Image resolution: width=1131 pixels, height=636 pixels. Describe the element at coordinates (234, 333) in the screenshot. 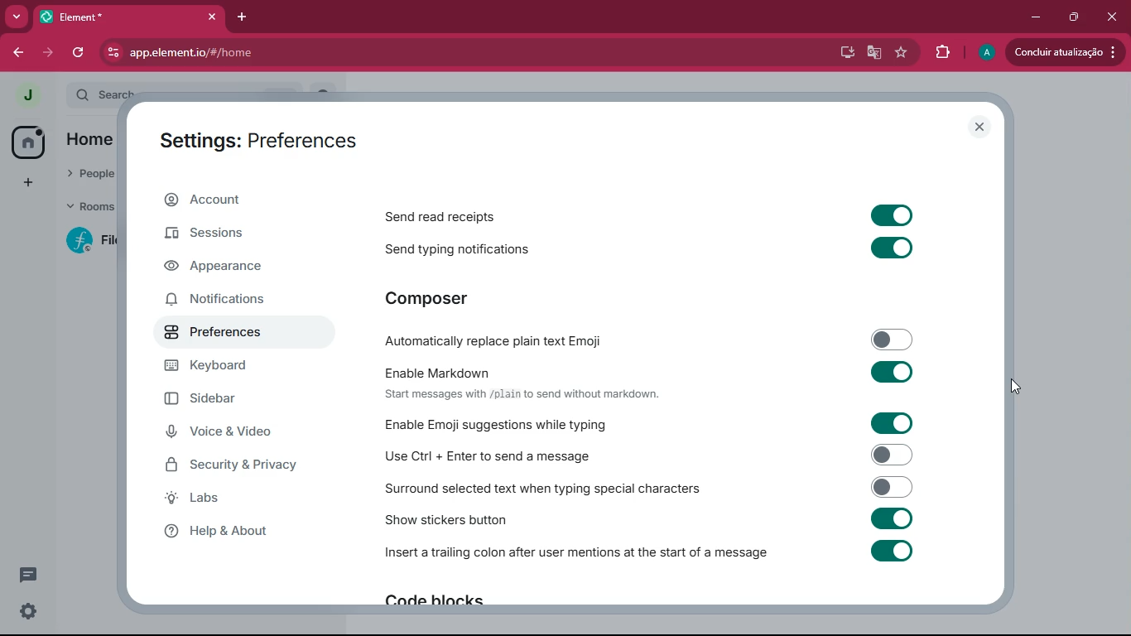

I see `preferences` at that location.